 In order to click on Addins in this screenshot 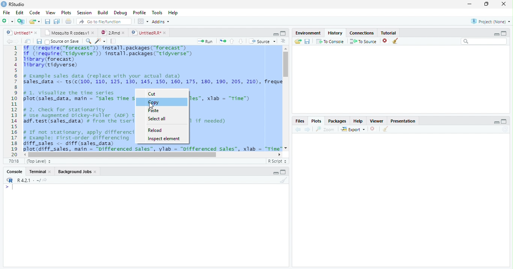, I will do `click(161, 21)`.